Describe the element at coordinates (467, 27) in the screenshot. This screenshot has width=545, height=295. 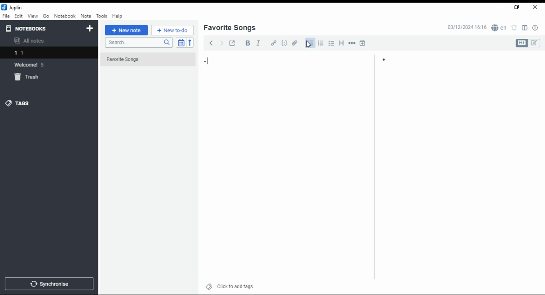
I see `03/12/2024 16:16` at that location.